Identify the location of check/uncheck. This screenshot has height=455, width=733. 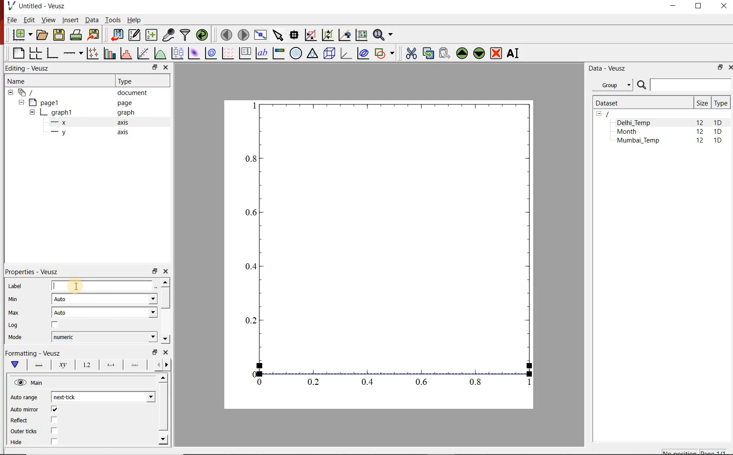
(54, 442).